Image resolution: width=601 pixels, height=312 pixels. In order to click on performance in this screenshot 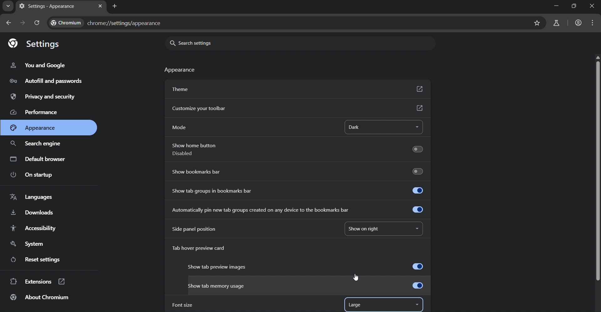, I will do `click(33, 113)`.